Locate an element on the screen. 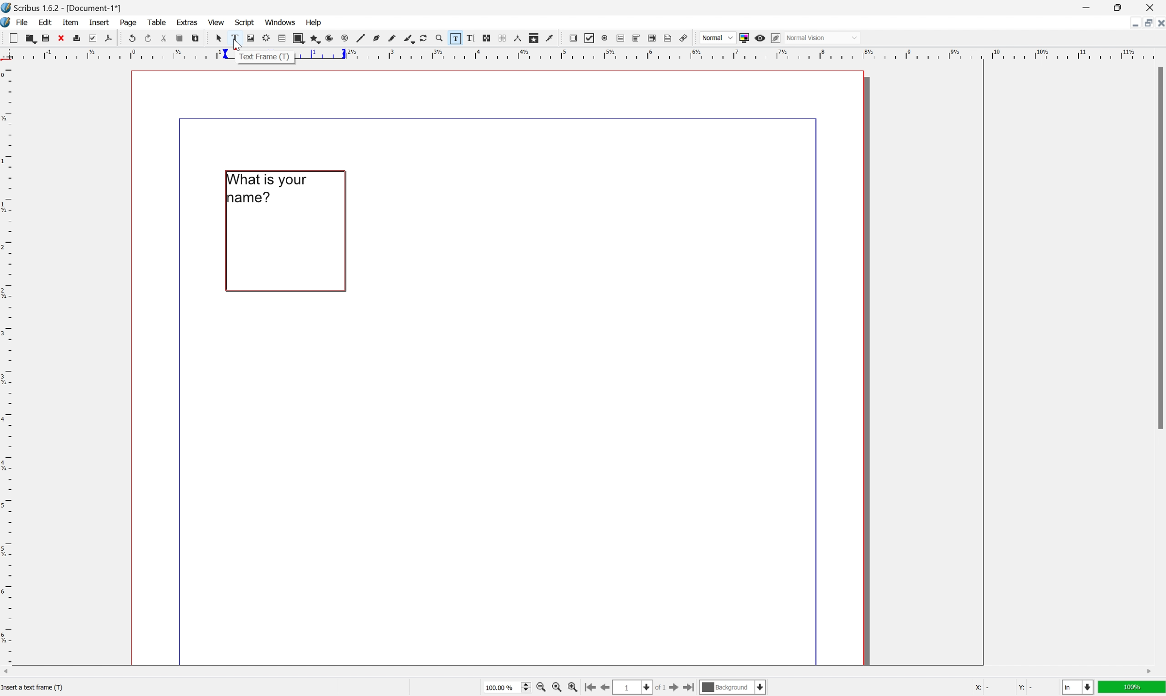  save as pdf is located at coordinates (108, 38).